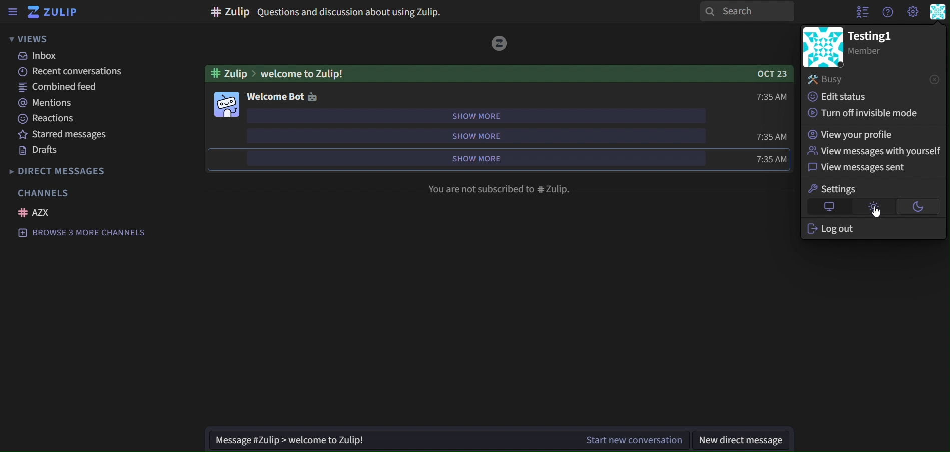  Describe the element at coordinates (41, 38) in the screenshot. I see `views` at that location.